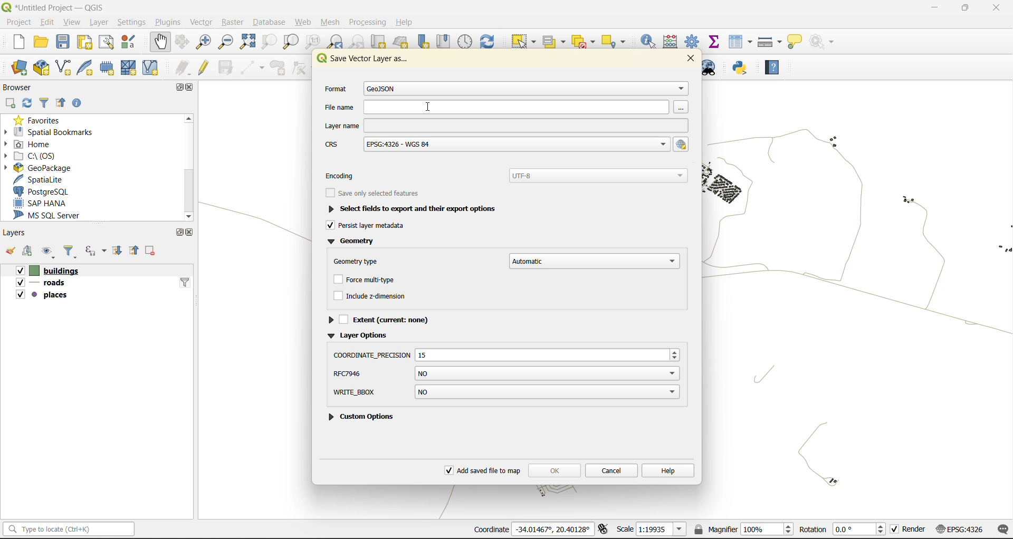 Image resolution: width=1013 pixels, height=539 pixels. I want to click on no action, so click(825, 42).